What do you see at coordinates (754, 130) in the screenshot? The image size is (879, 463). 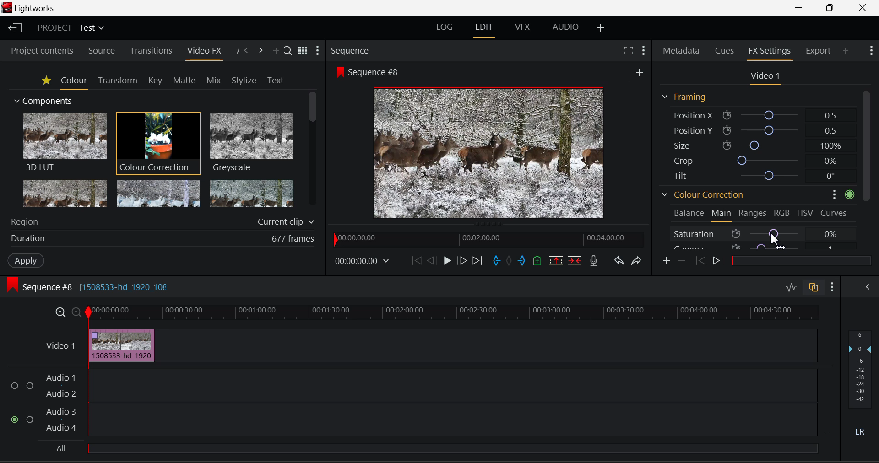 I see `Position Y` at bounding box center [754, 130].